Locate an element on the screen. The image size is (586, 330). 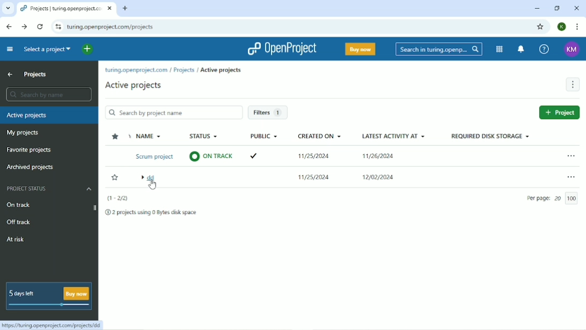
Sort by favorites is located at coordinates (114, 137).